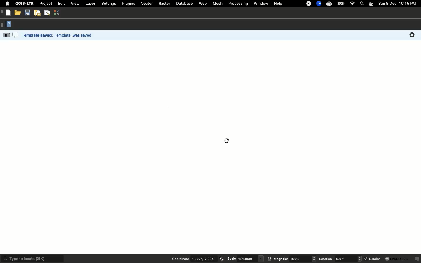 The image size is (421, 263). I want to click on Edit, so click(61, 4).